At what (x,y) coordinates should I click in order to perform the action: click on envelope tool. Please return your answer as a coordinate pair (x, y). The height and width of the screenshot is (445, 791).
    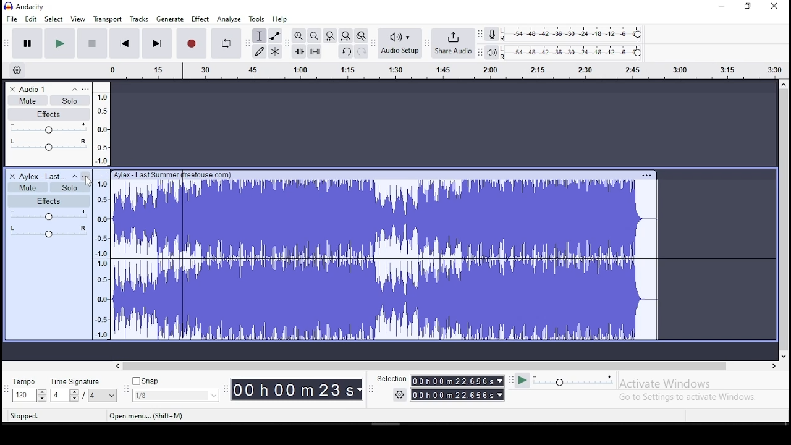
    Looking at the image, I should click on (274, 36).